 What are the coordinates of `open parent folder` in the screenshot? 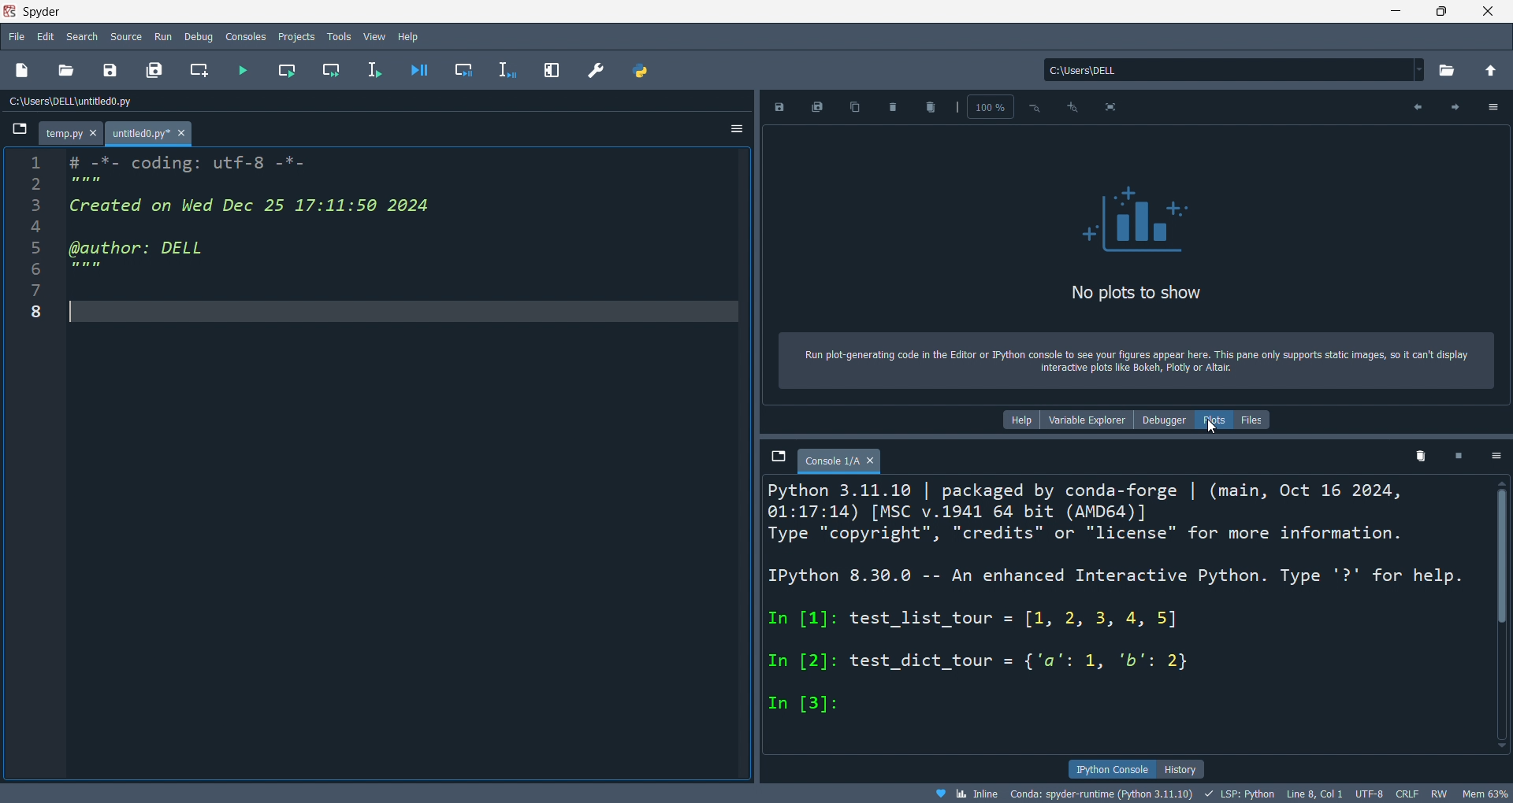 It's located at (1490, 71).